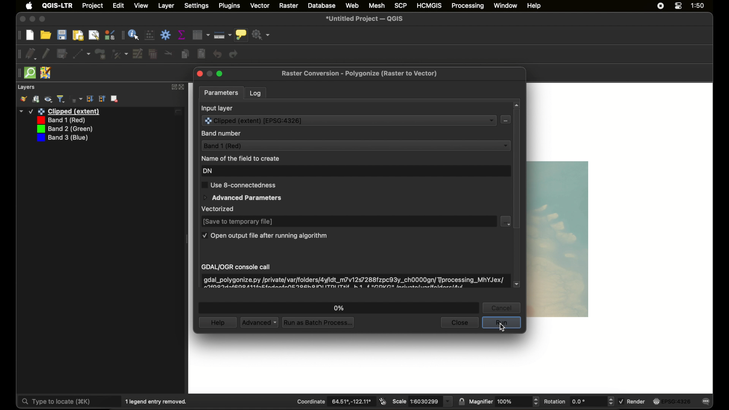  I want to click on cancel, so click(502, 308).